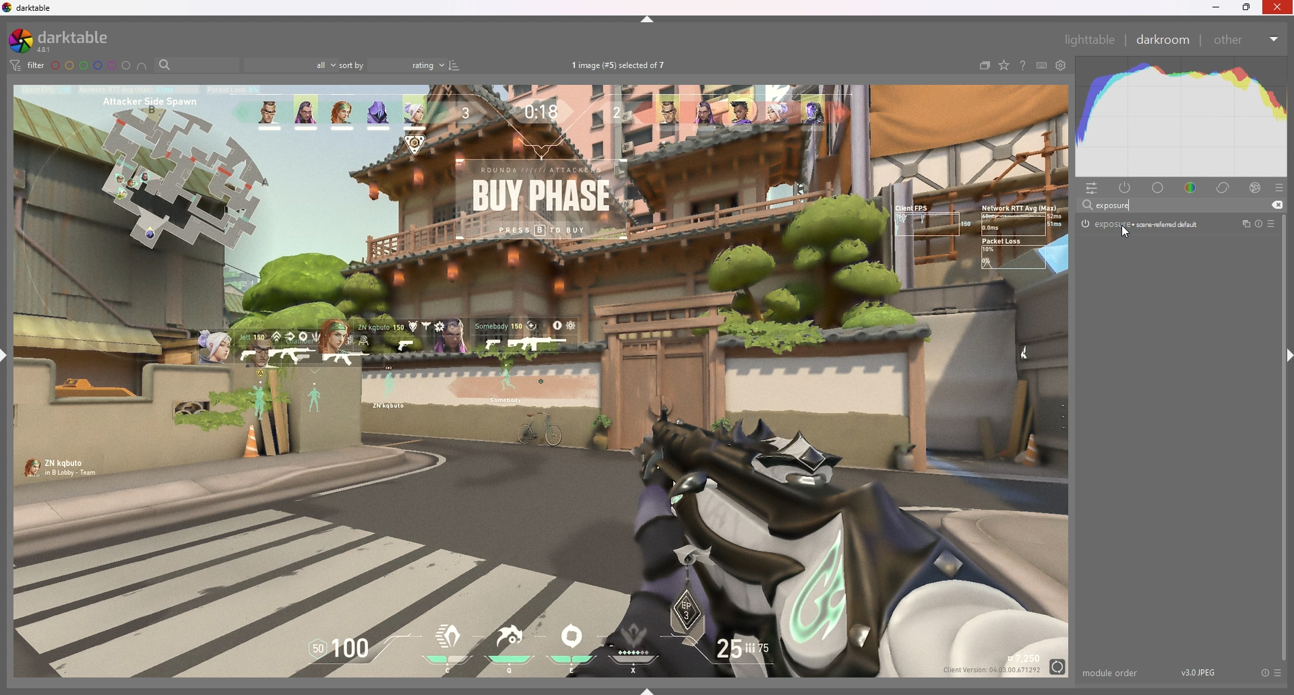 The image size is (1294, 695). I want to click on lighttable, so click(1090, 39).